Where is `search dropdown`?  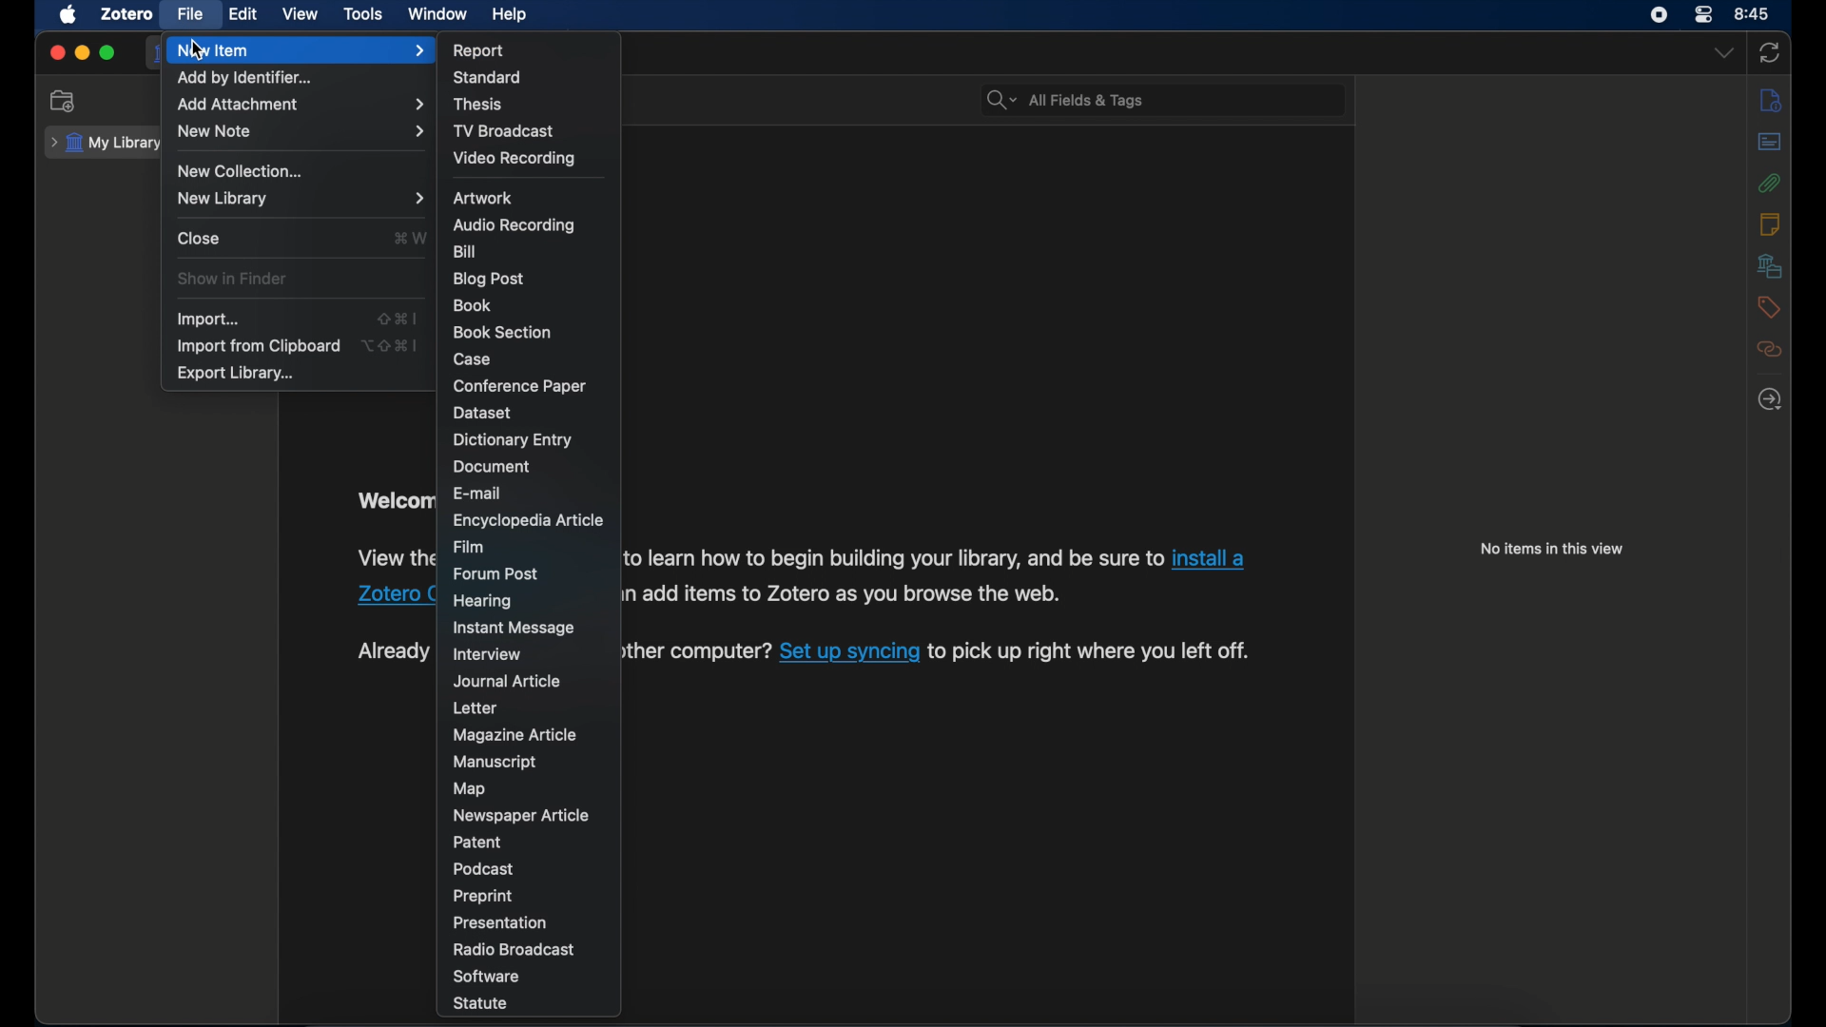
search dropdown is located at coordinates (1001, 102).